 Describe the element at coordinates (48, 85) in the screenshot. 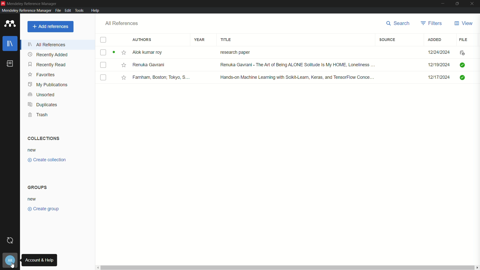

I see `my publications` at that location.